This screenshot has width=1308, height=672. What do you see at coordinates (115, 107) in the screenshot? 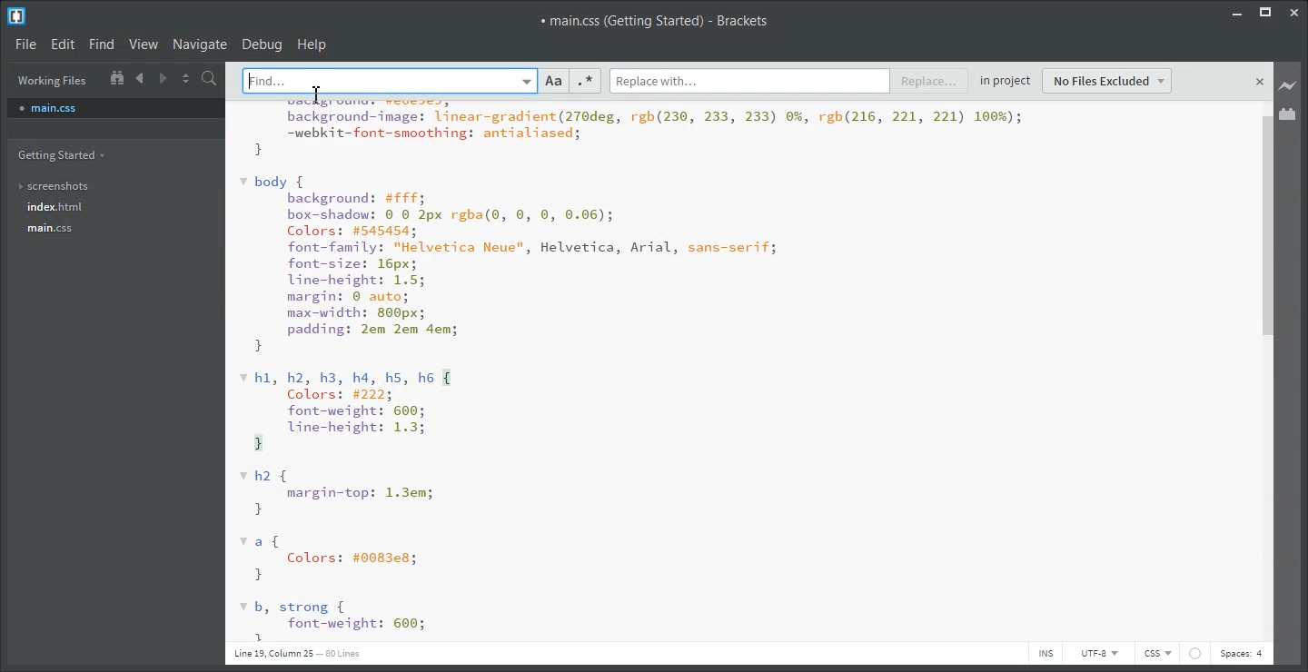
I see `main.css` at bounding box center [115, 107].